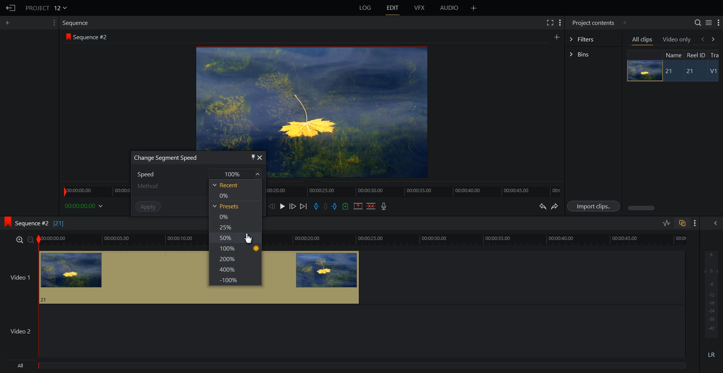 Image resolution: width=723 pixels, height=373 pixels. What do you see at coordinates (693, 72) in the screenshot?
I see `21` at bounding box center [693, 72].